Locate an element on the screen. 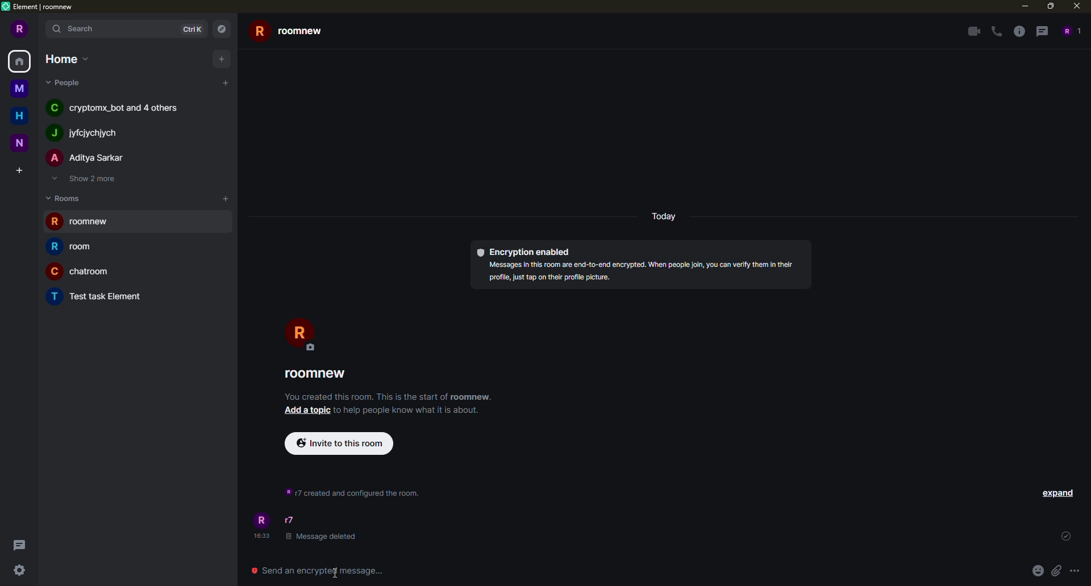  profile is located at coordinates (264, 520).